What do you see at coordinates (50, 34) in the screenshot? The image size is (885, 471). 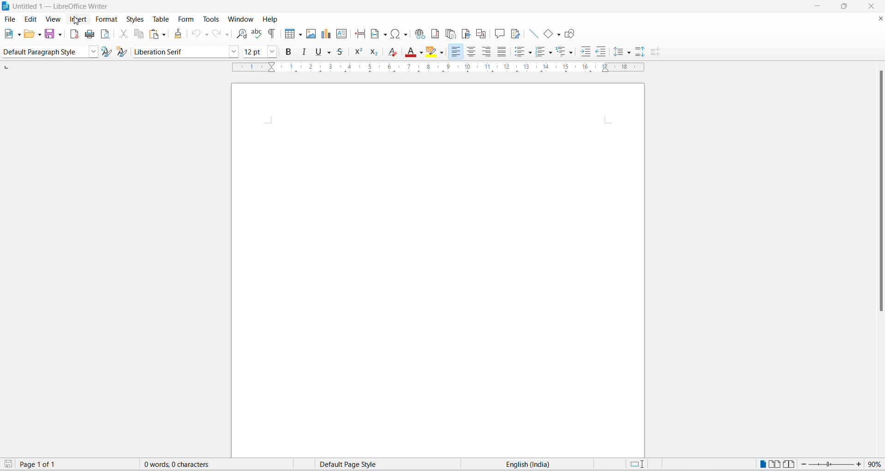 I see `save` at bounding box center [50, 34].